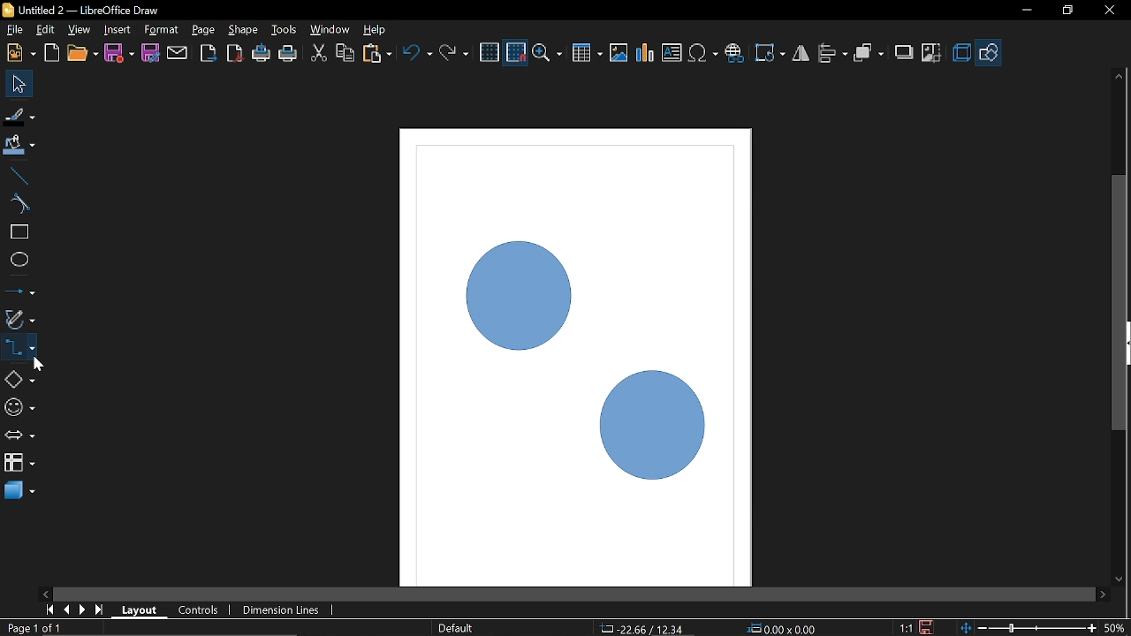  What do you see at coordinates (243, 30) in the screenshot?
I see `Shape` at bounding box center [243, 30].